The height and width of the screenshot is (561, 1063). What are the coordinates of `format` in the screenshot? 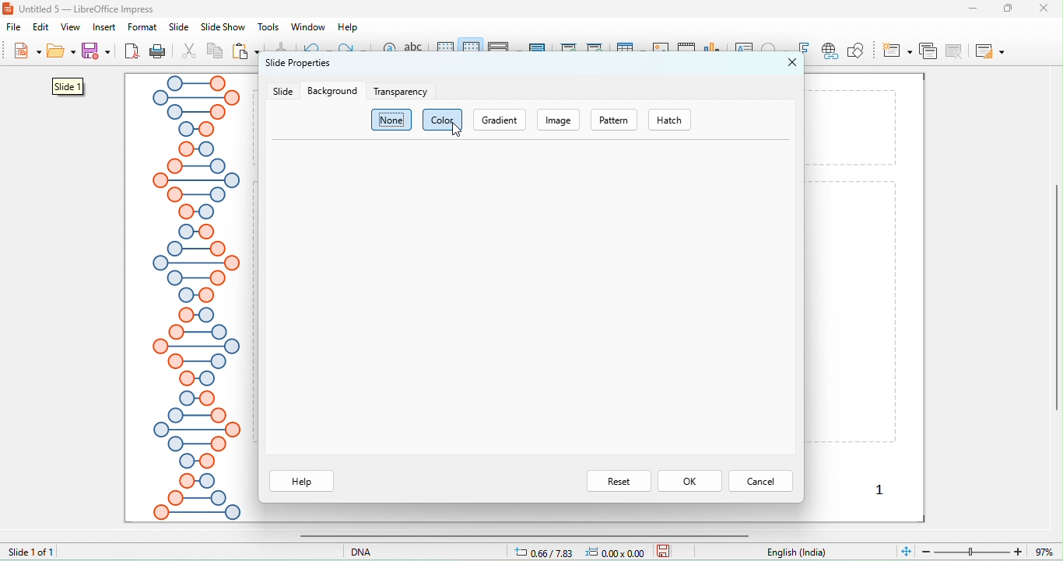 It's located at (142, 27).